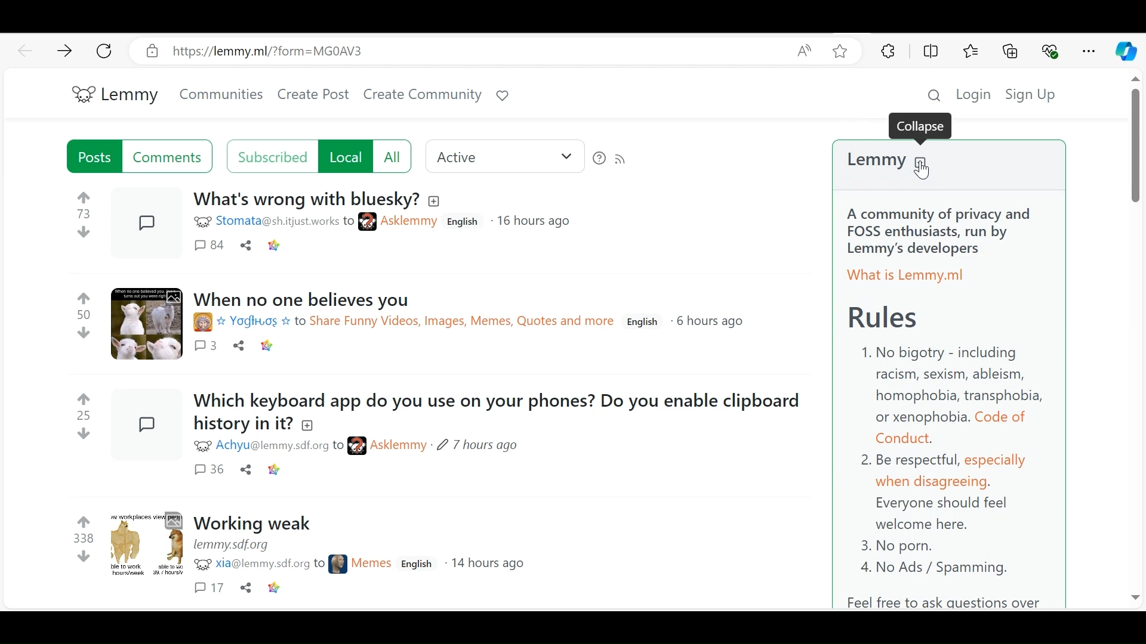 The width and height of the screenshot is (1146, 644). I want to click on Create Post, so click(313, 98).